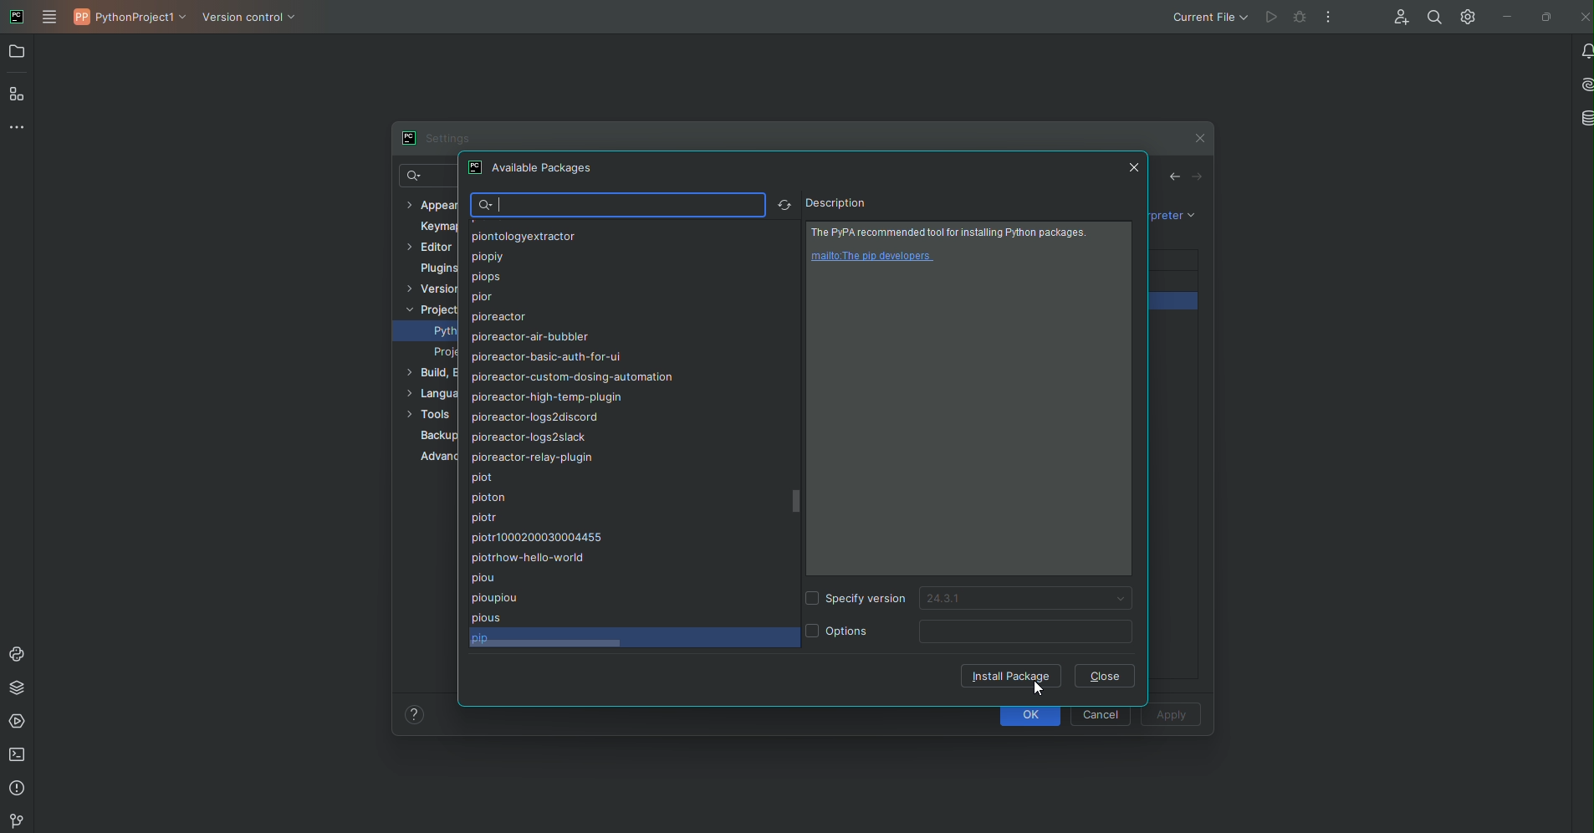  Describe the element at coordinates (431, 415) in the screenshot. I see `Tools` at that location.